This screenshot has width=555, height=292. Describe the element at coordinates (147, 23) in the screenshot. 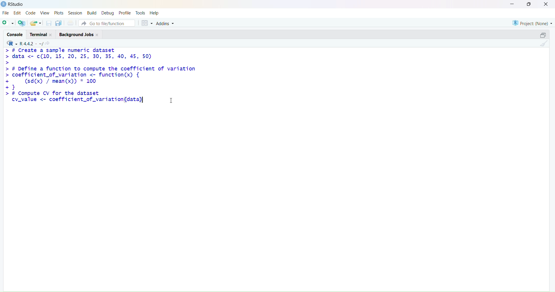

I see `grid` at that location.